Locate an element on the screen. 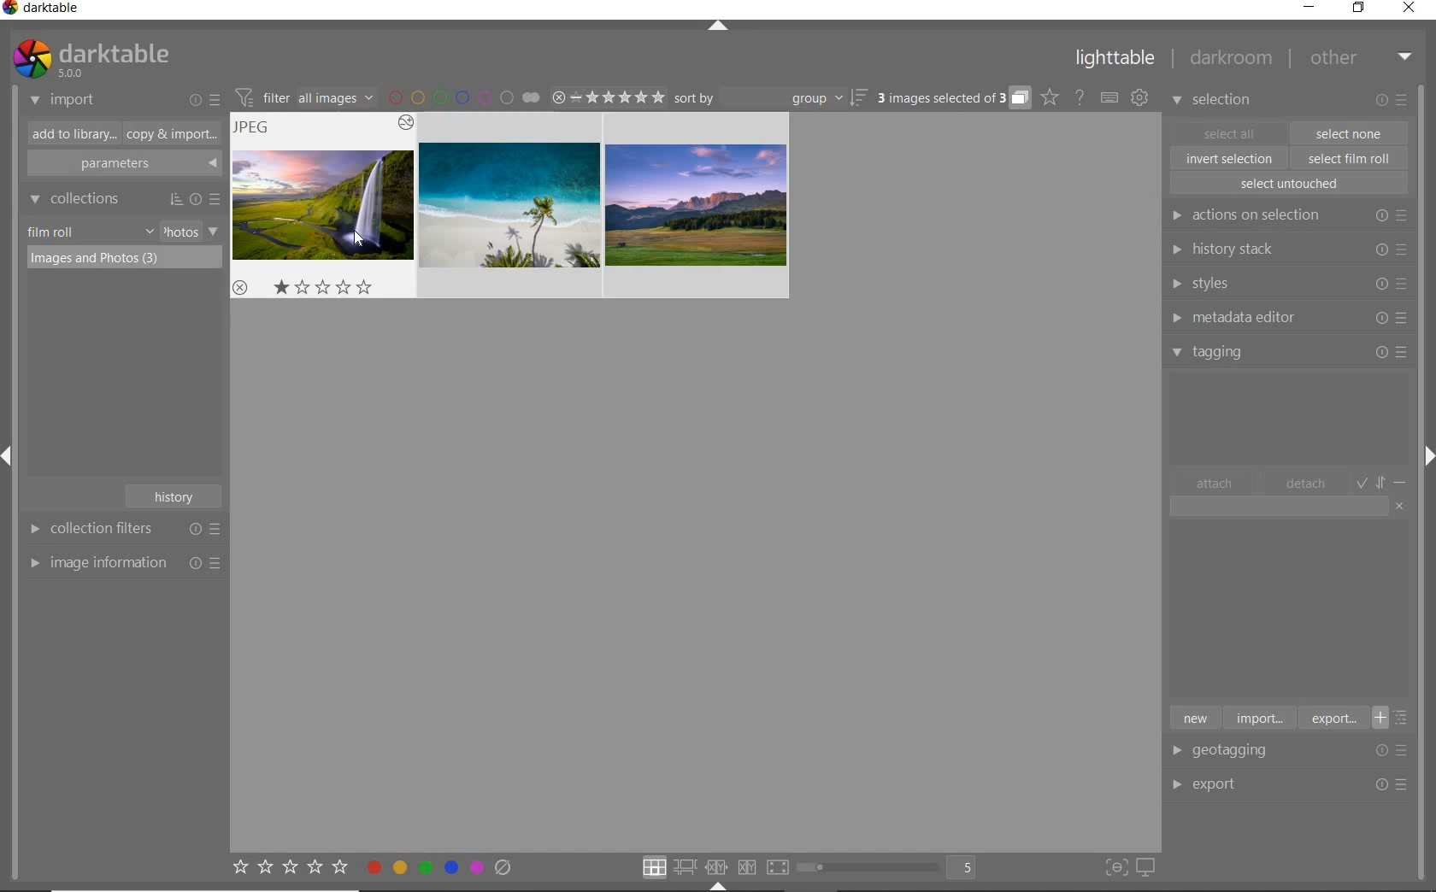 The height and width of the screenshot is (892, 1436). attach is located at coordinates (1215, 483).